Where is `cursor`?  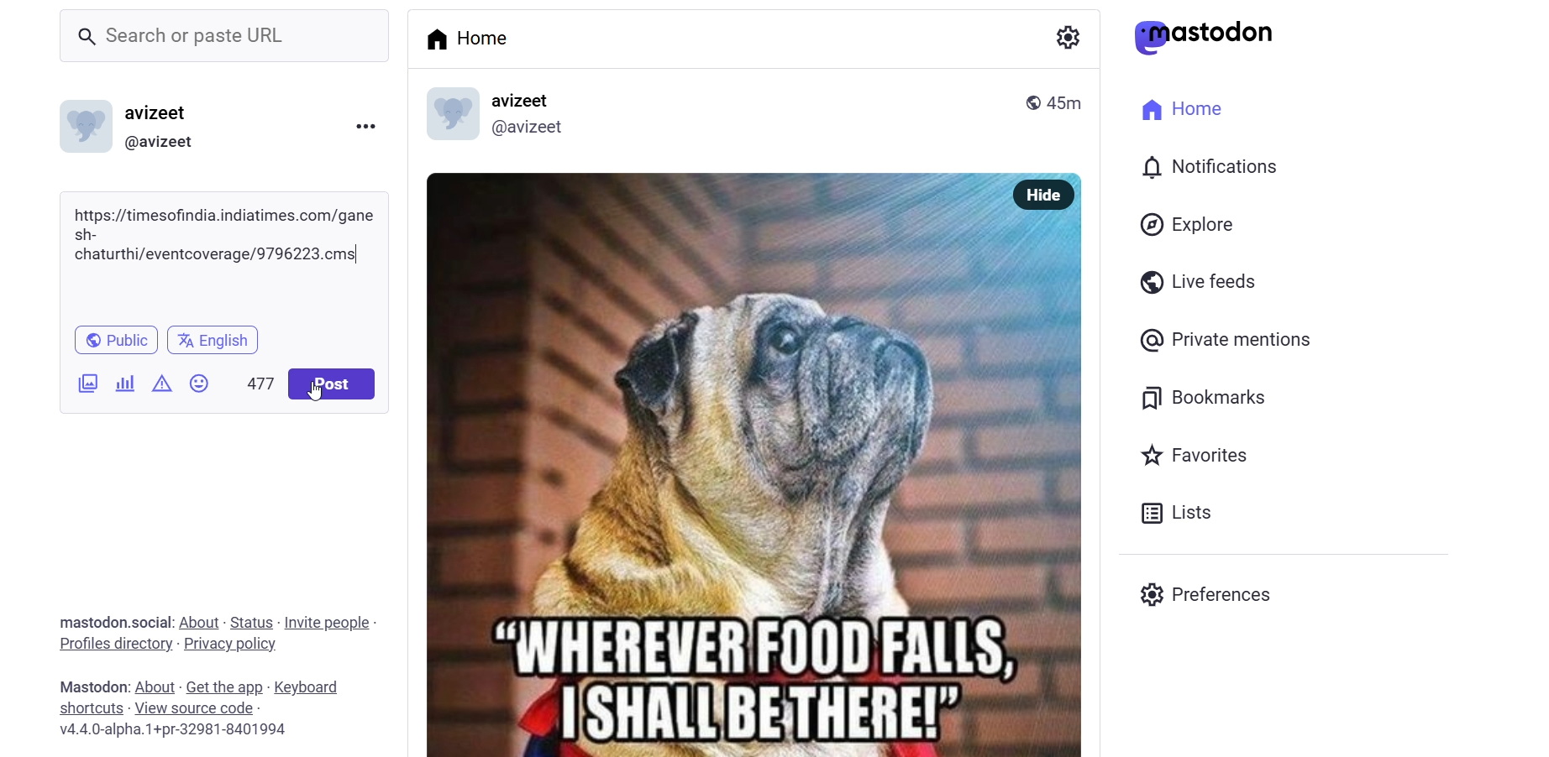 cursor is located at coordinates (310, 405).